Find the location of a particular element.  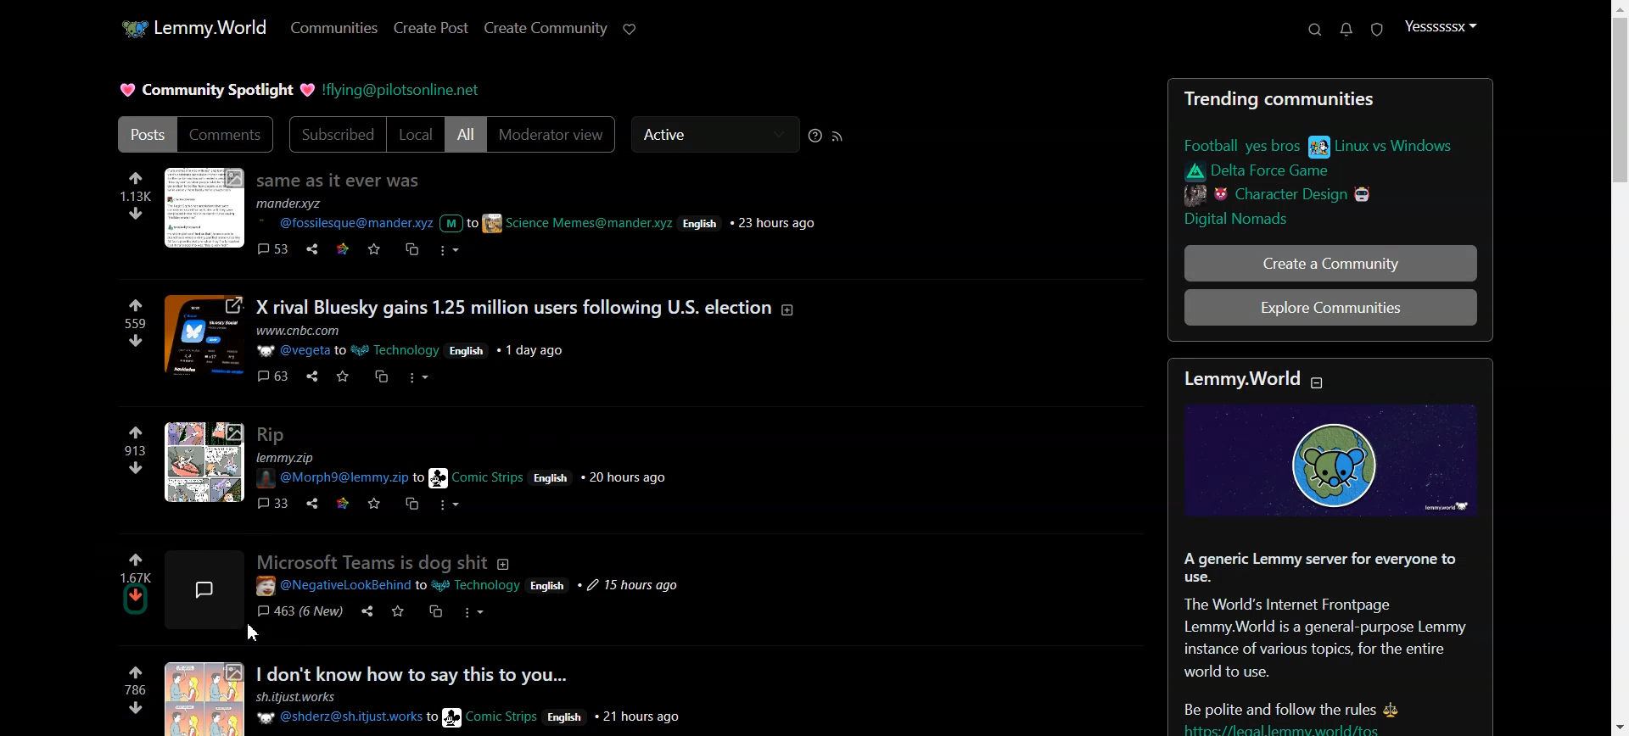

113k is located at coordinates (136, 197).